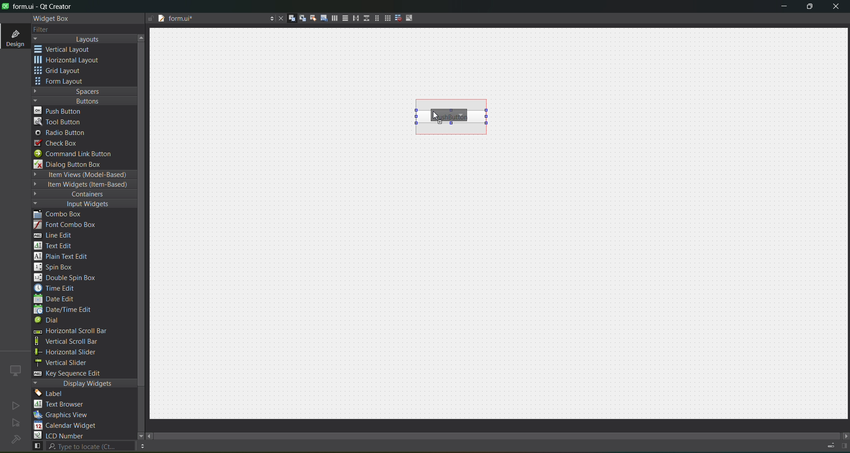 Image resolution: width=850 pixels, height=453 pixels. I want to click on edit tab, so click(321, 19).